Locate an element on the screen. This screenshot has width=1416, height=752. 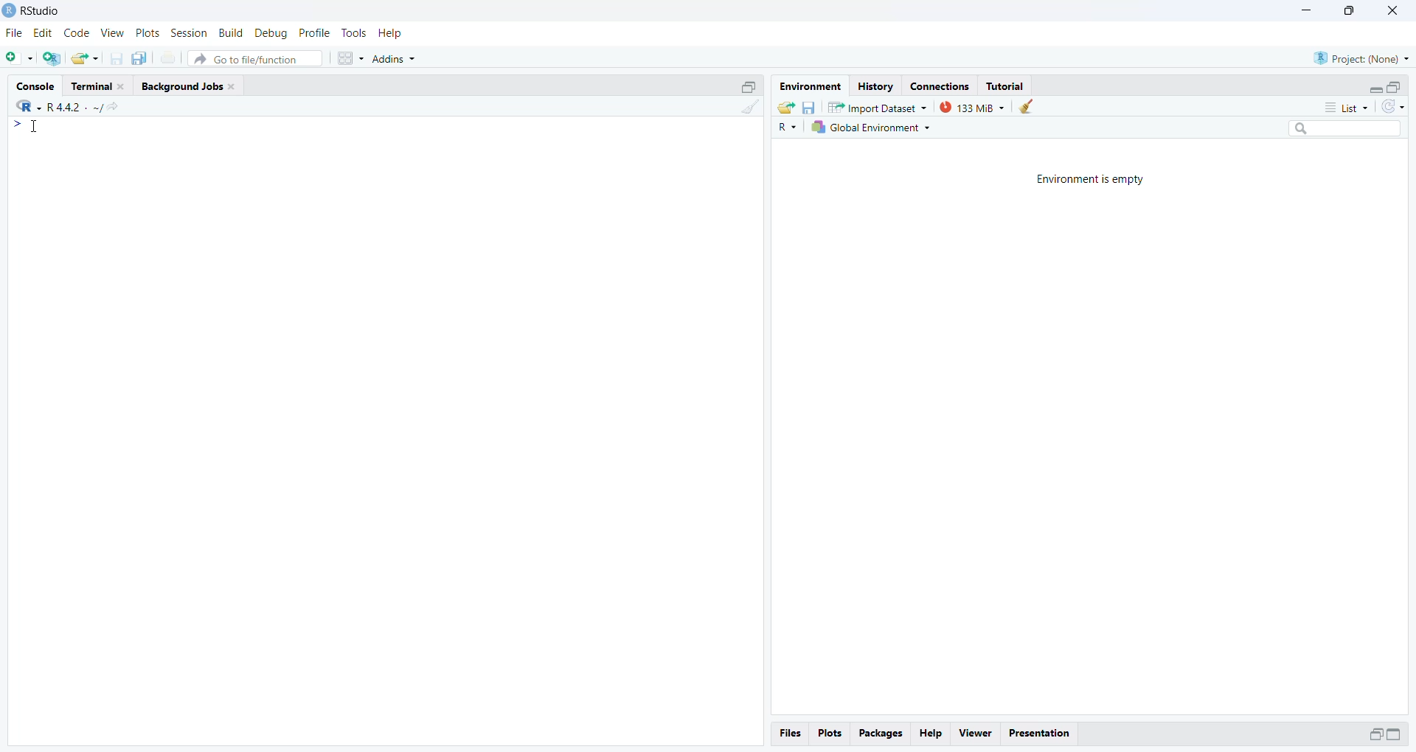
Terminal is located at coordinates (96, 86).